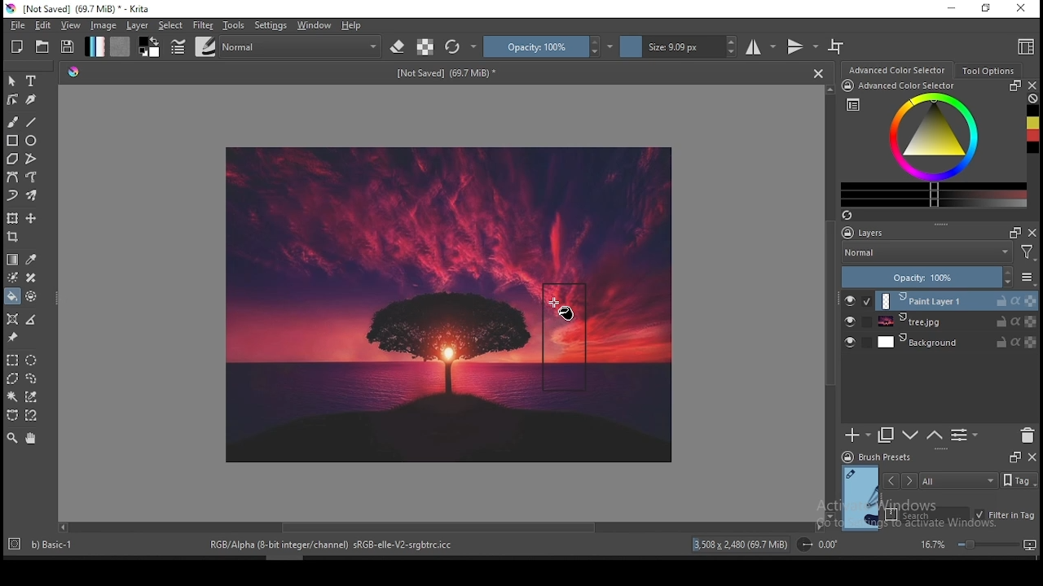 This screenshot has width=1043, height=586. I want to click on text, so click(448, 72).